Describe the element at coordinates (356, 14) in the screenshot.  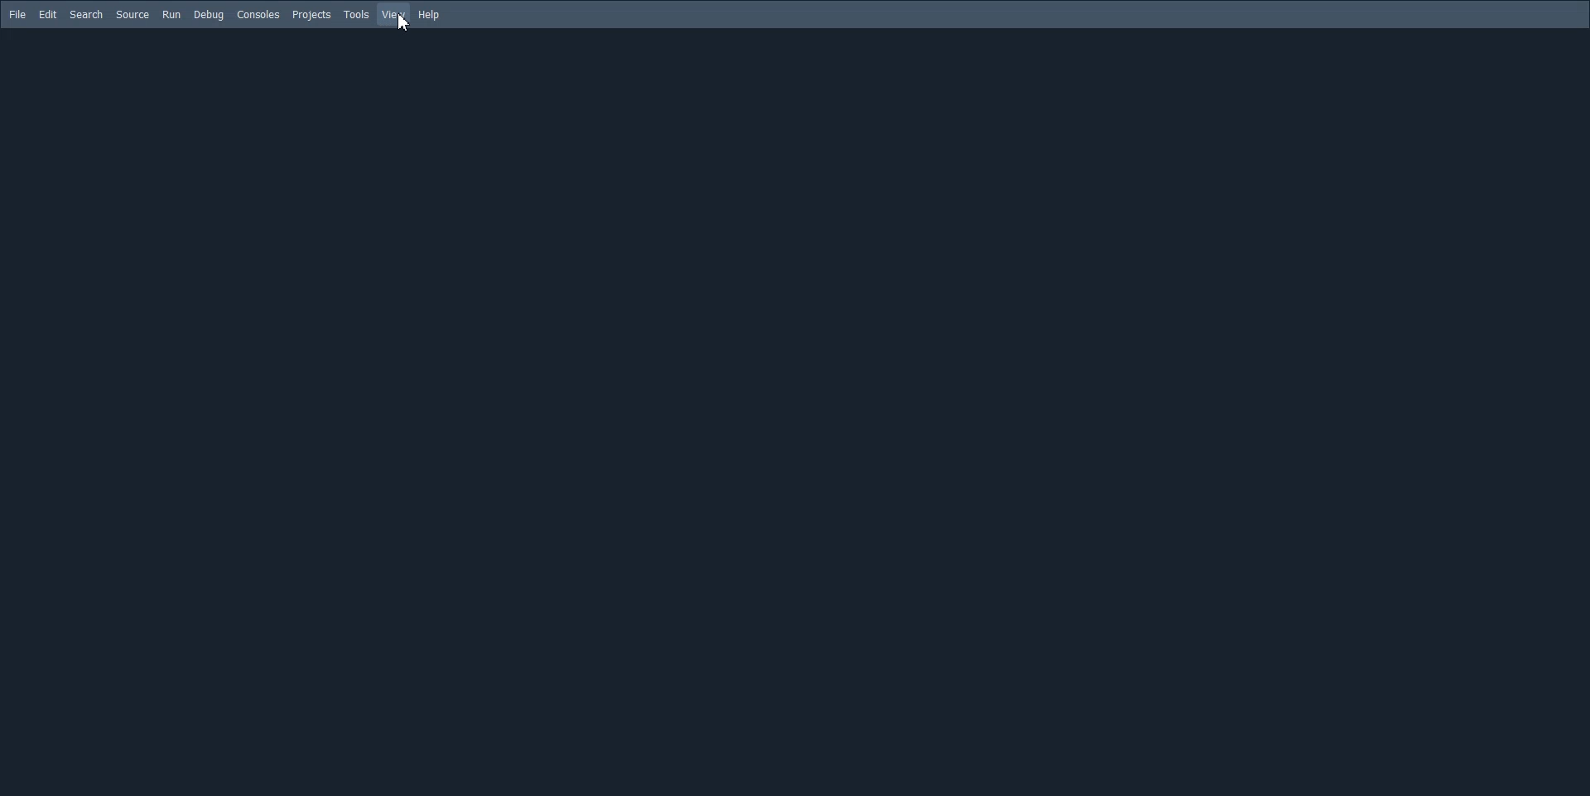
I see `Tools` at that location.